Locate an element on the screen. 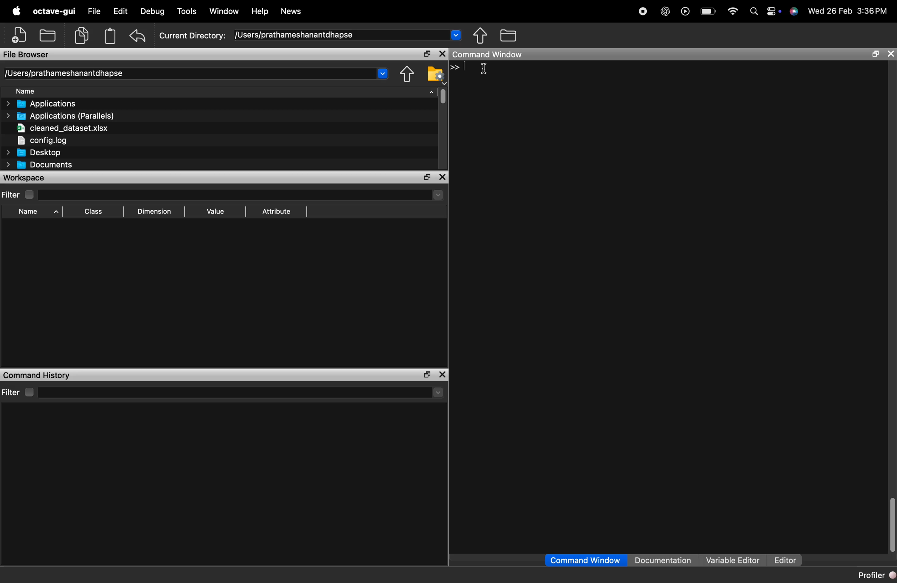  Current Directory: is located at coordinates (193, 37).